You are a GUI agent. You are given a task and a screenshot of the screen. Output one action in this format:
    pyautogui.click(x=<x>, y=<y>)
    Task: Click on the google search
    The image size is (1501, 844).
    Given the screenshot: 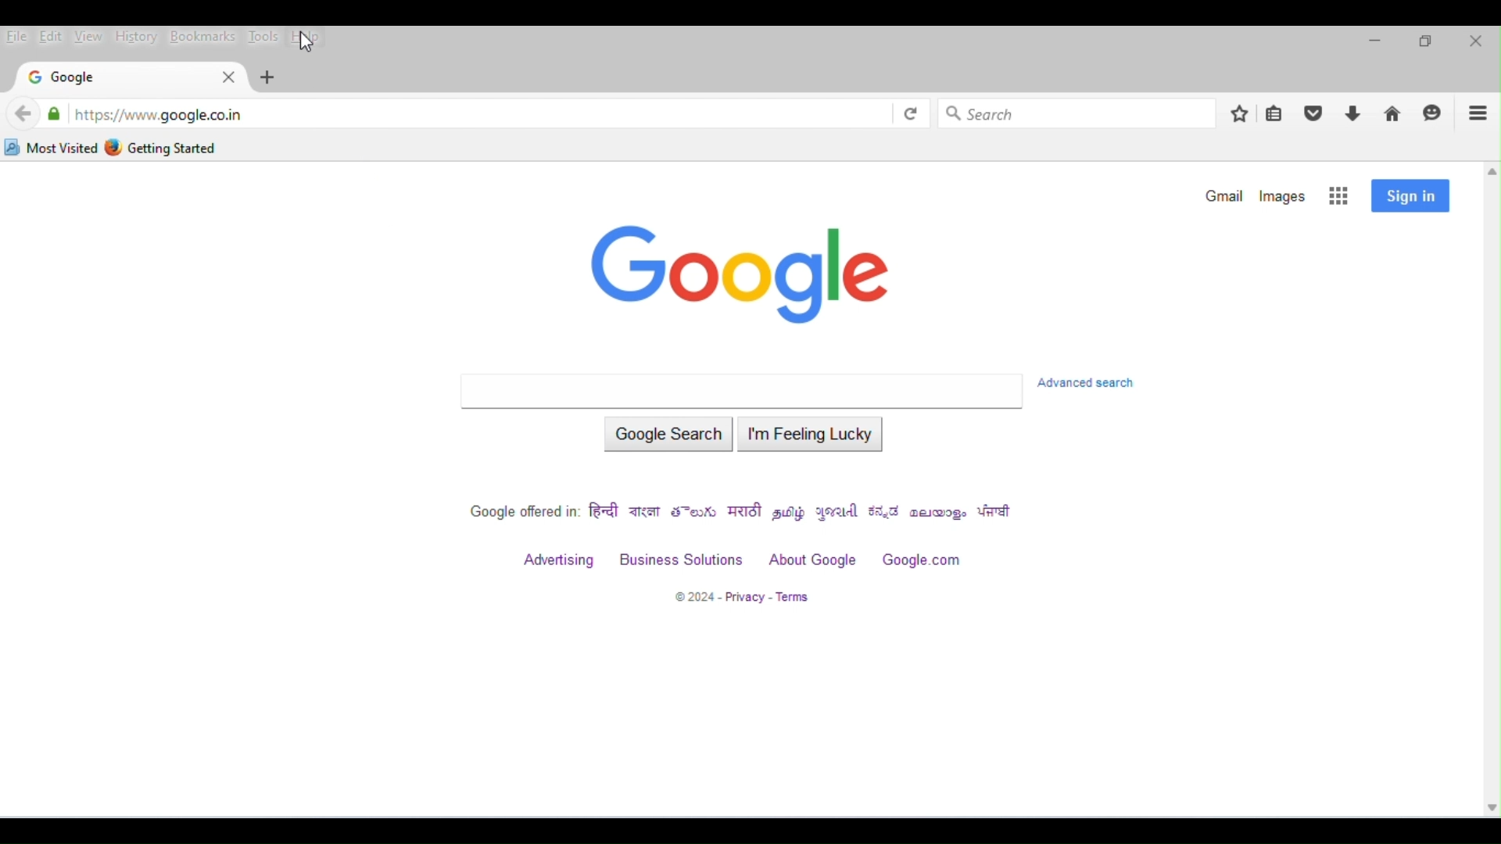 What is the action you would take?
    pyautogui.click(x=668, y=436)
    